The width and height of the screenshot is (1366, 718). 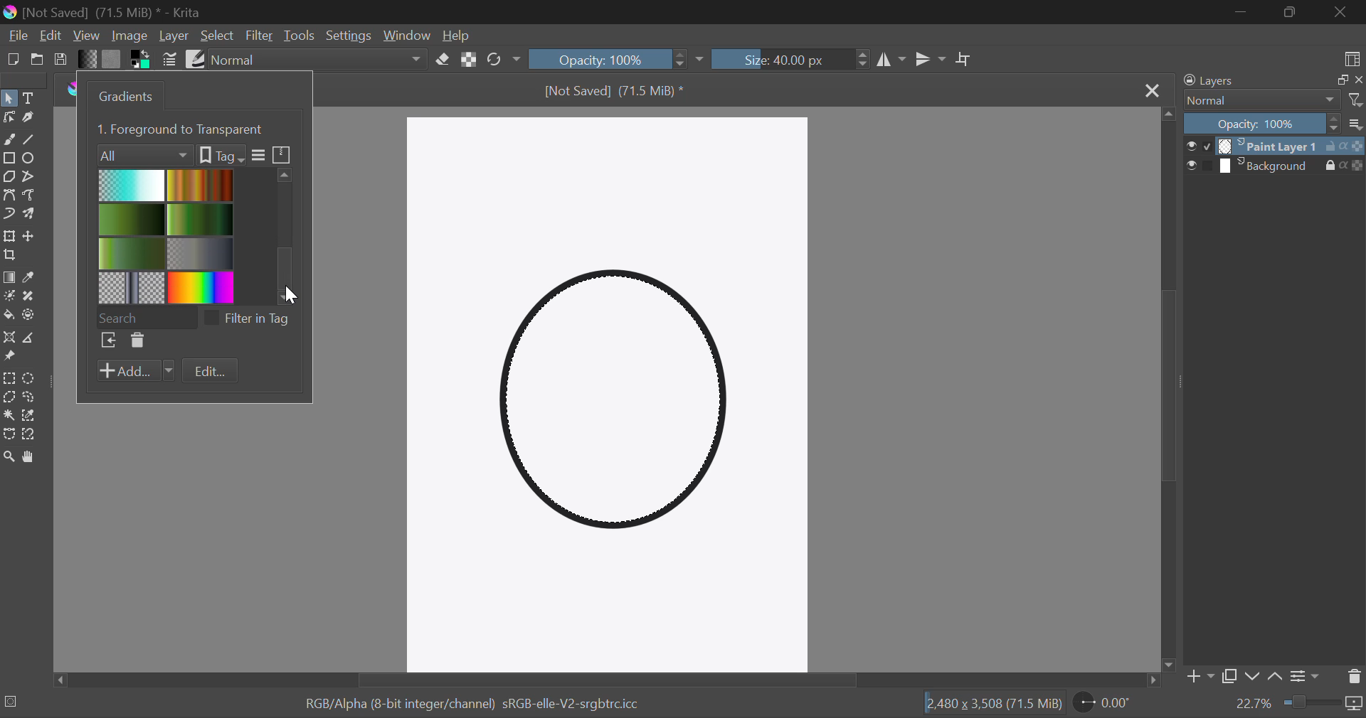 I want to click on Smart Patch Tool, so click(x=32, y=297).